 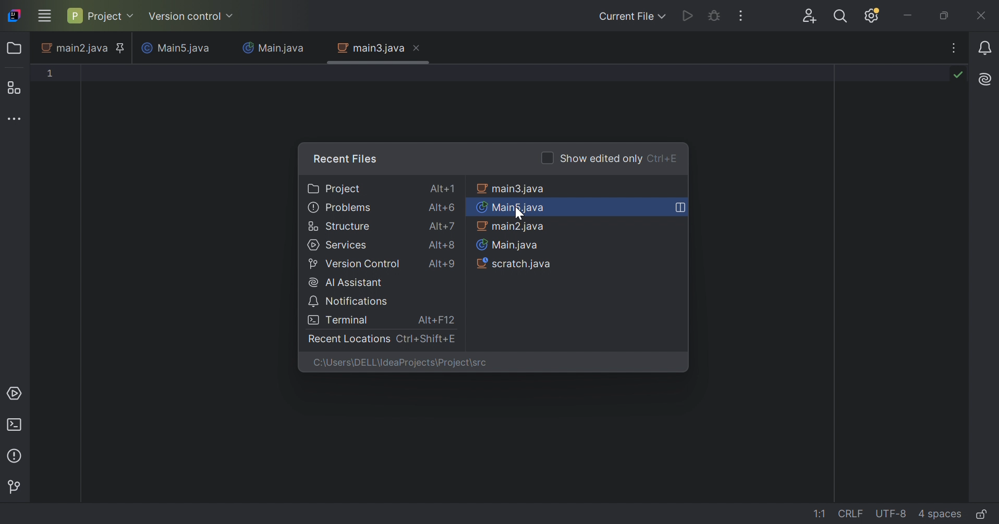 I want to click on Alt+1, so click(x=442, y=189).